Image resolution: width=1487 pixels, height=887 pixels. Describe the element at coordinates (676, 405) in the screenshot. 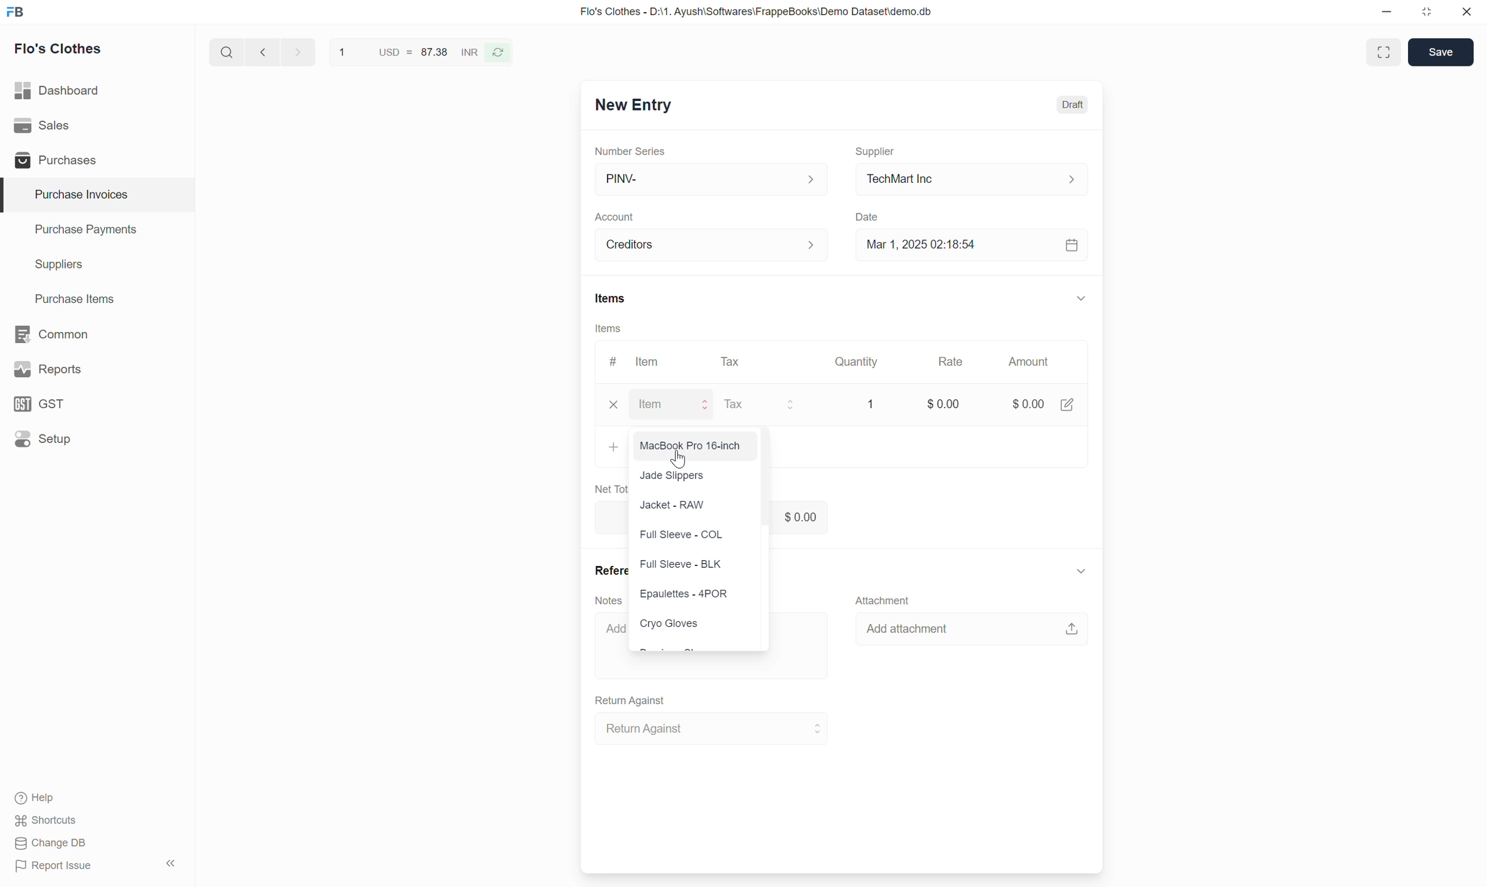

I see `item` at that location.